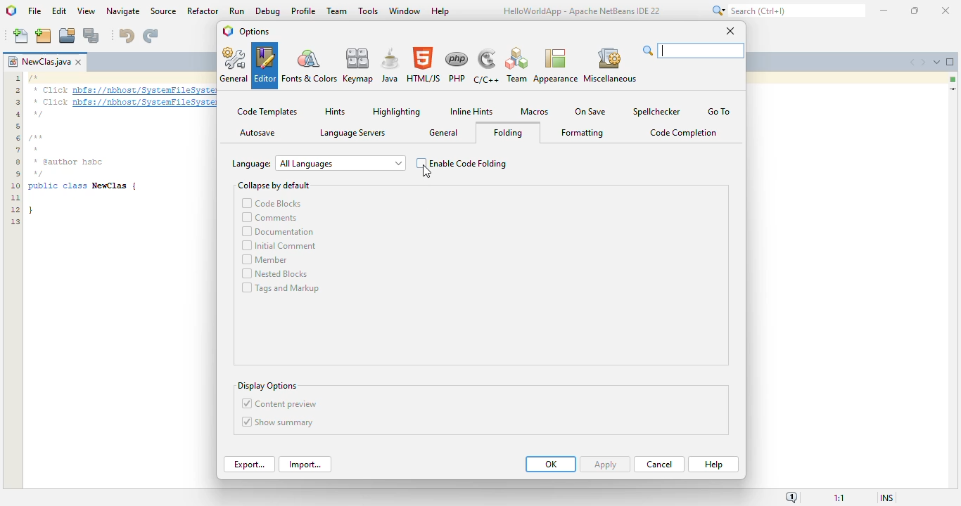 The image size is (961, 506). Describe the element at coordinates (946, 10) in the screenshot. I see `close` at that location.